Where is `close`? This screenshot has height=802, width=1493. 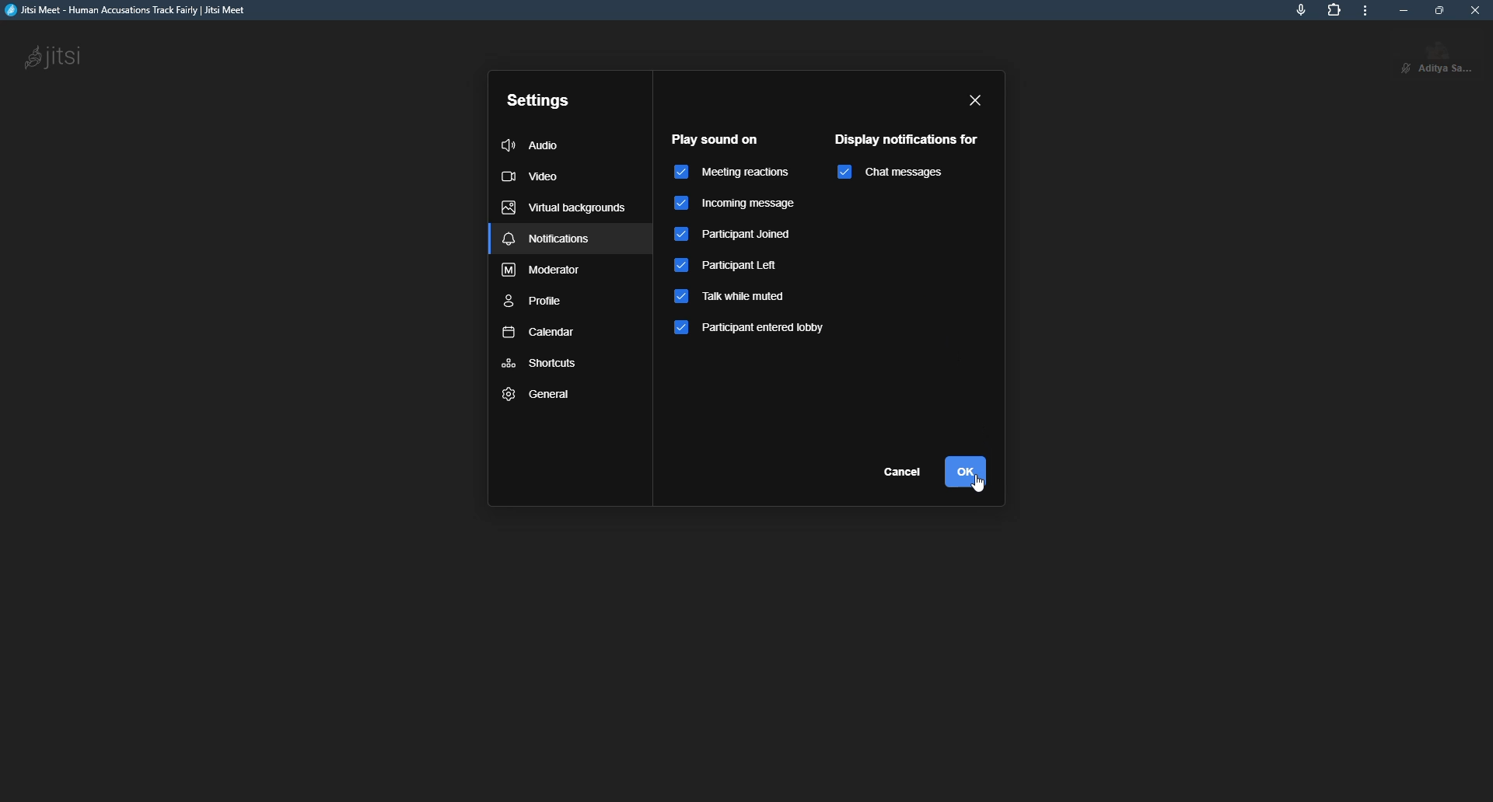 close is located at coordinates (976, 101).